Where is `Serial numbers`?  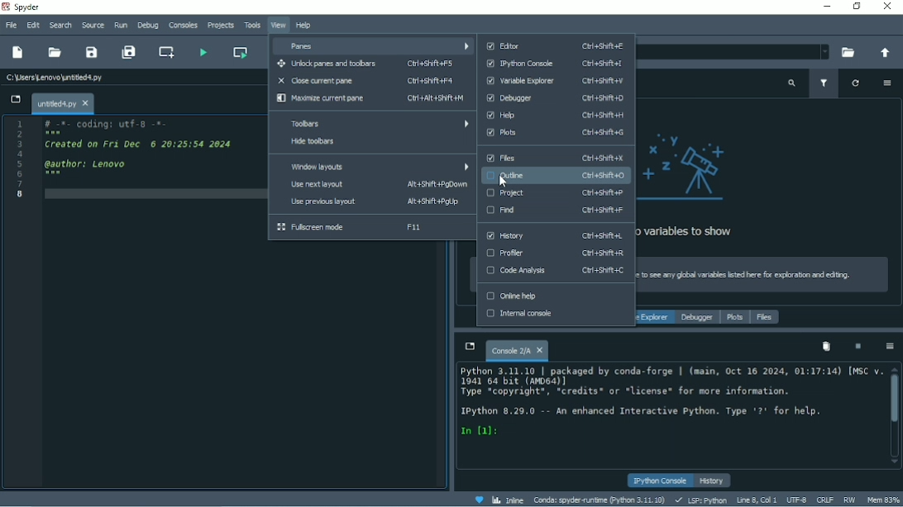 Serial numbers is located at coordinates (21, 159).